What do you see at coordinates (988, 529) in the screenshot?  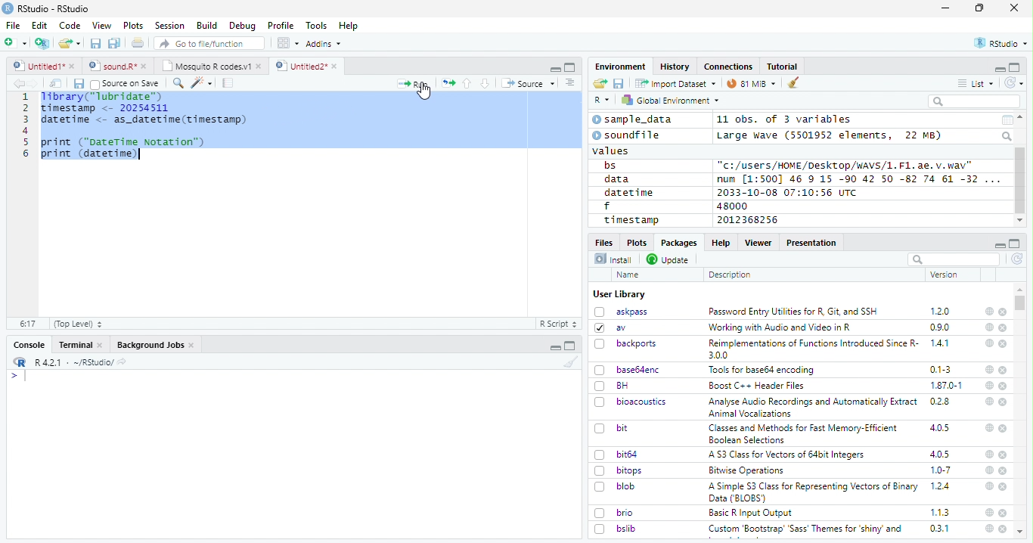 I see `help` at bounding box center [988, 529].